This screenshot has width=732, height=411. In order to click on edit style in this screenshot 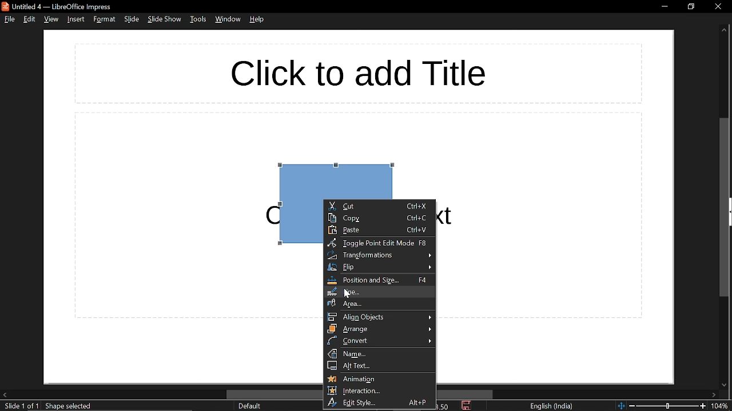, I will do `click(381, 404)`.